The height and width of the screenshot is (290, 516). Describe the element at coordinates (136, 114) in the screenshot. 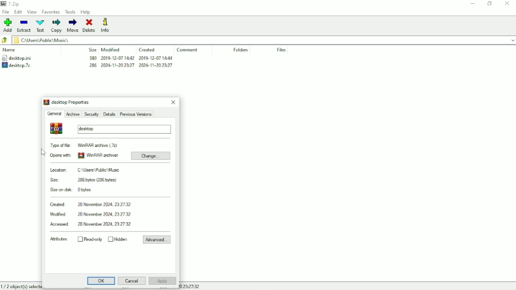

I see `Previous Versions` at that location.